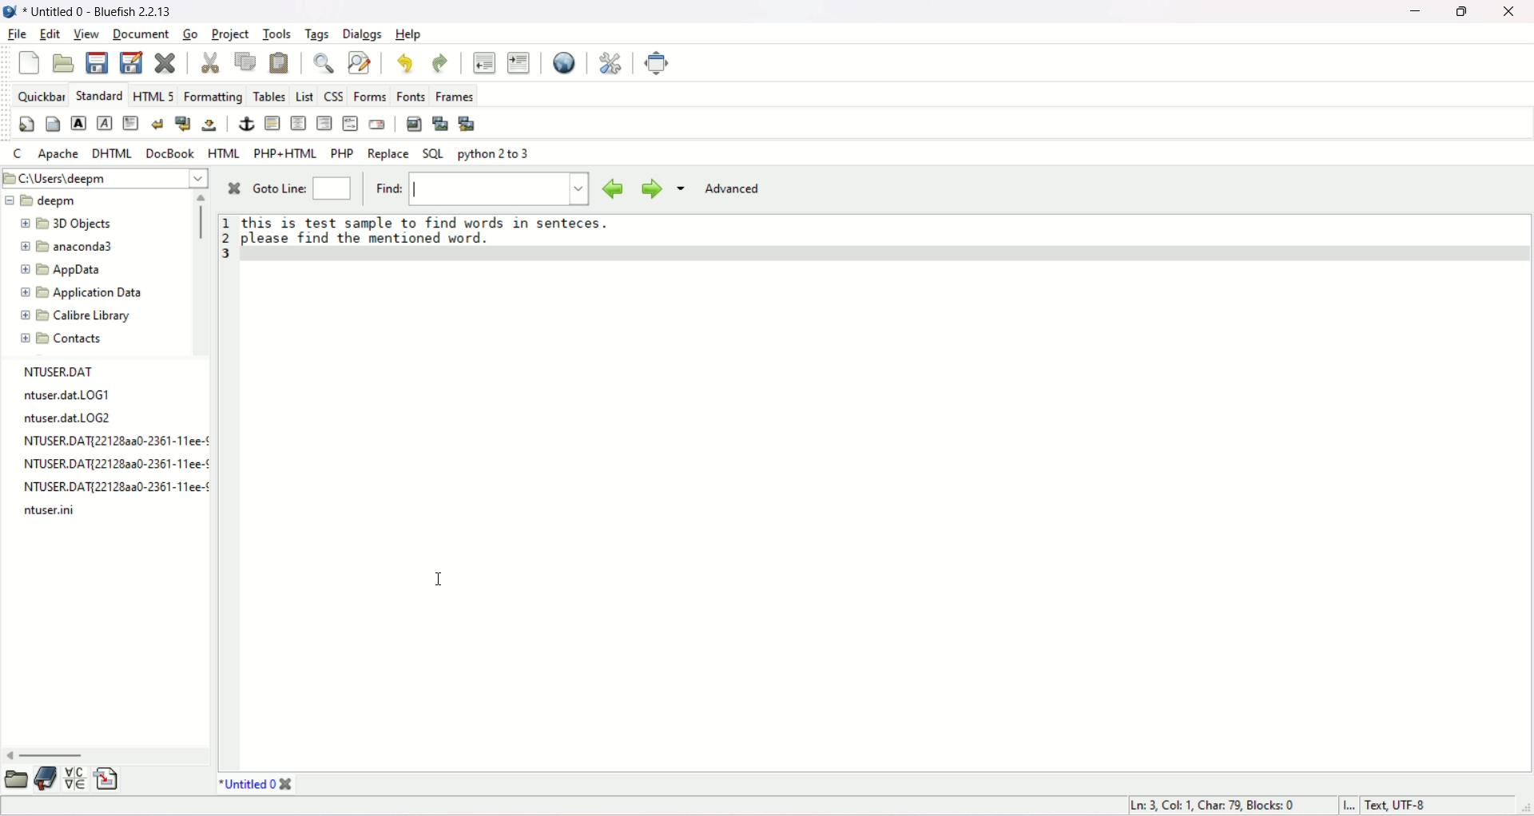  Describe the element at coordinates (77, 124) in the screenshot. I see `strong` at that location.